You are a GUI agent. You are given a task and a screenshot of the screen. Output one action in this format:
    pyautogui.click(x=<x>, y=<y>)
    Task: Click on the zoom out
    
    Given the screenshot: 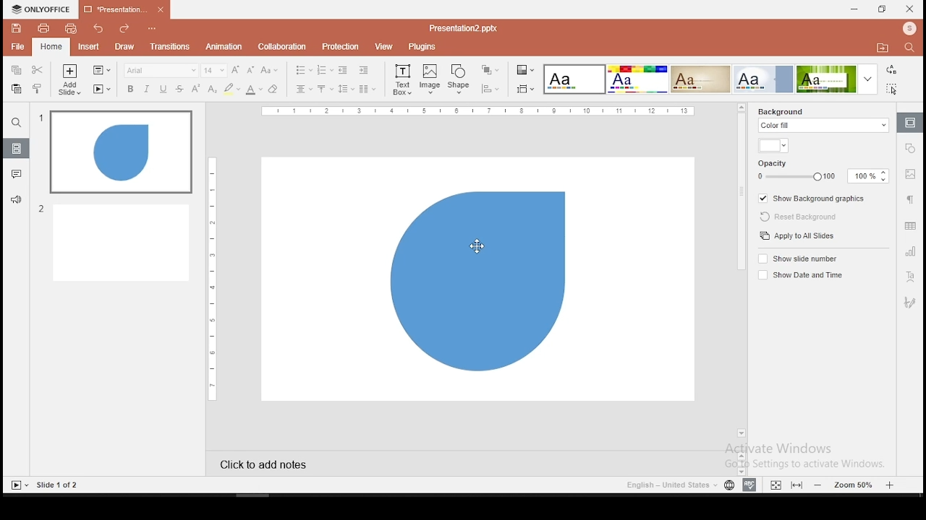 What is the action you would take?
    pyautogui.click(x=891, y=485)
    